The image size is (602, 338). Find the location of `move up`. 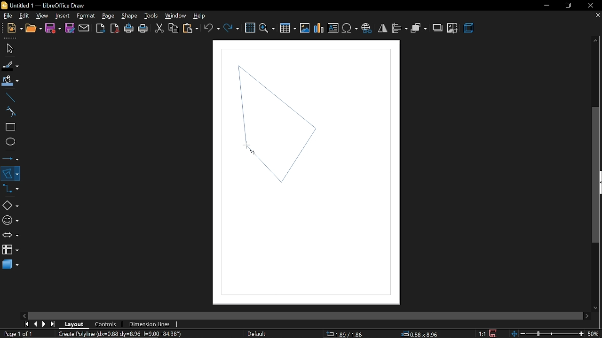

move up is located at coordinates (596, 41).